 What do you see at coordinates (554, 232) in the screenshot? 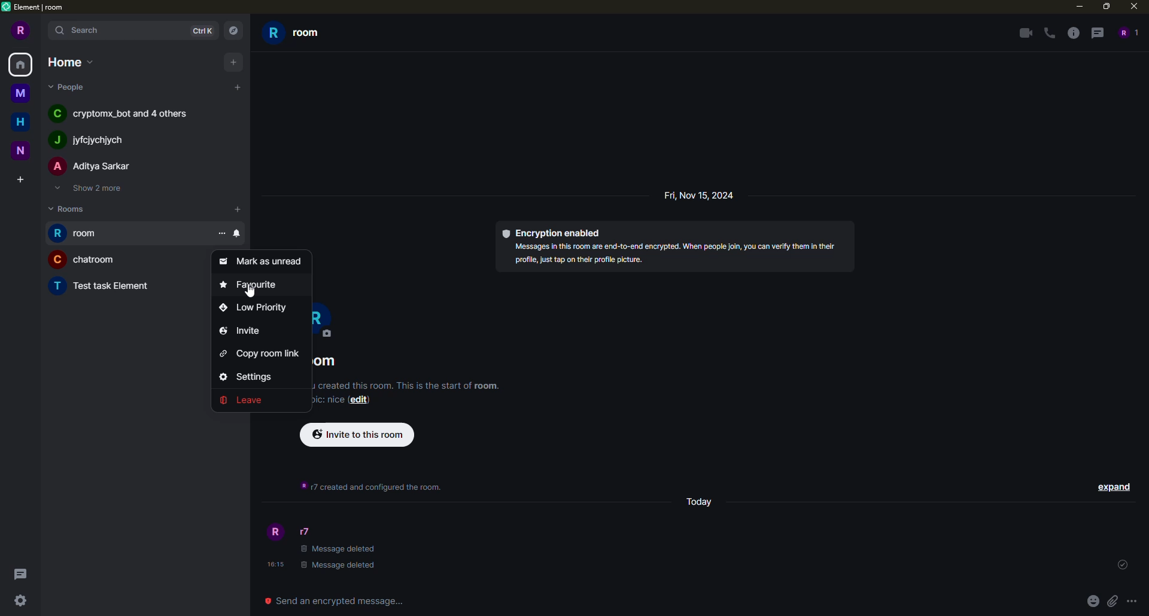
I see `encryption enabled` at bounding box center [554, 232].